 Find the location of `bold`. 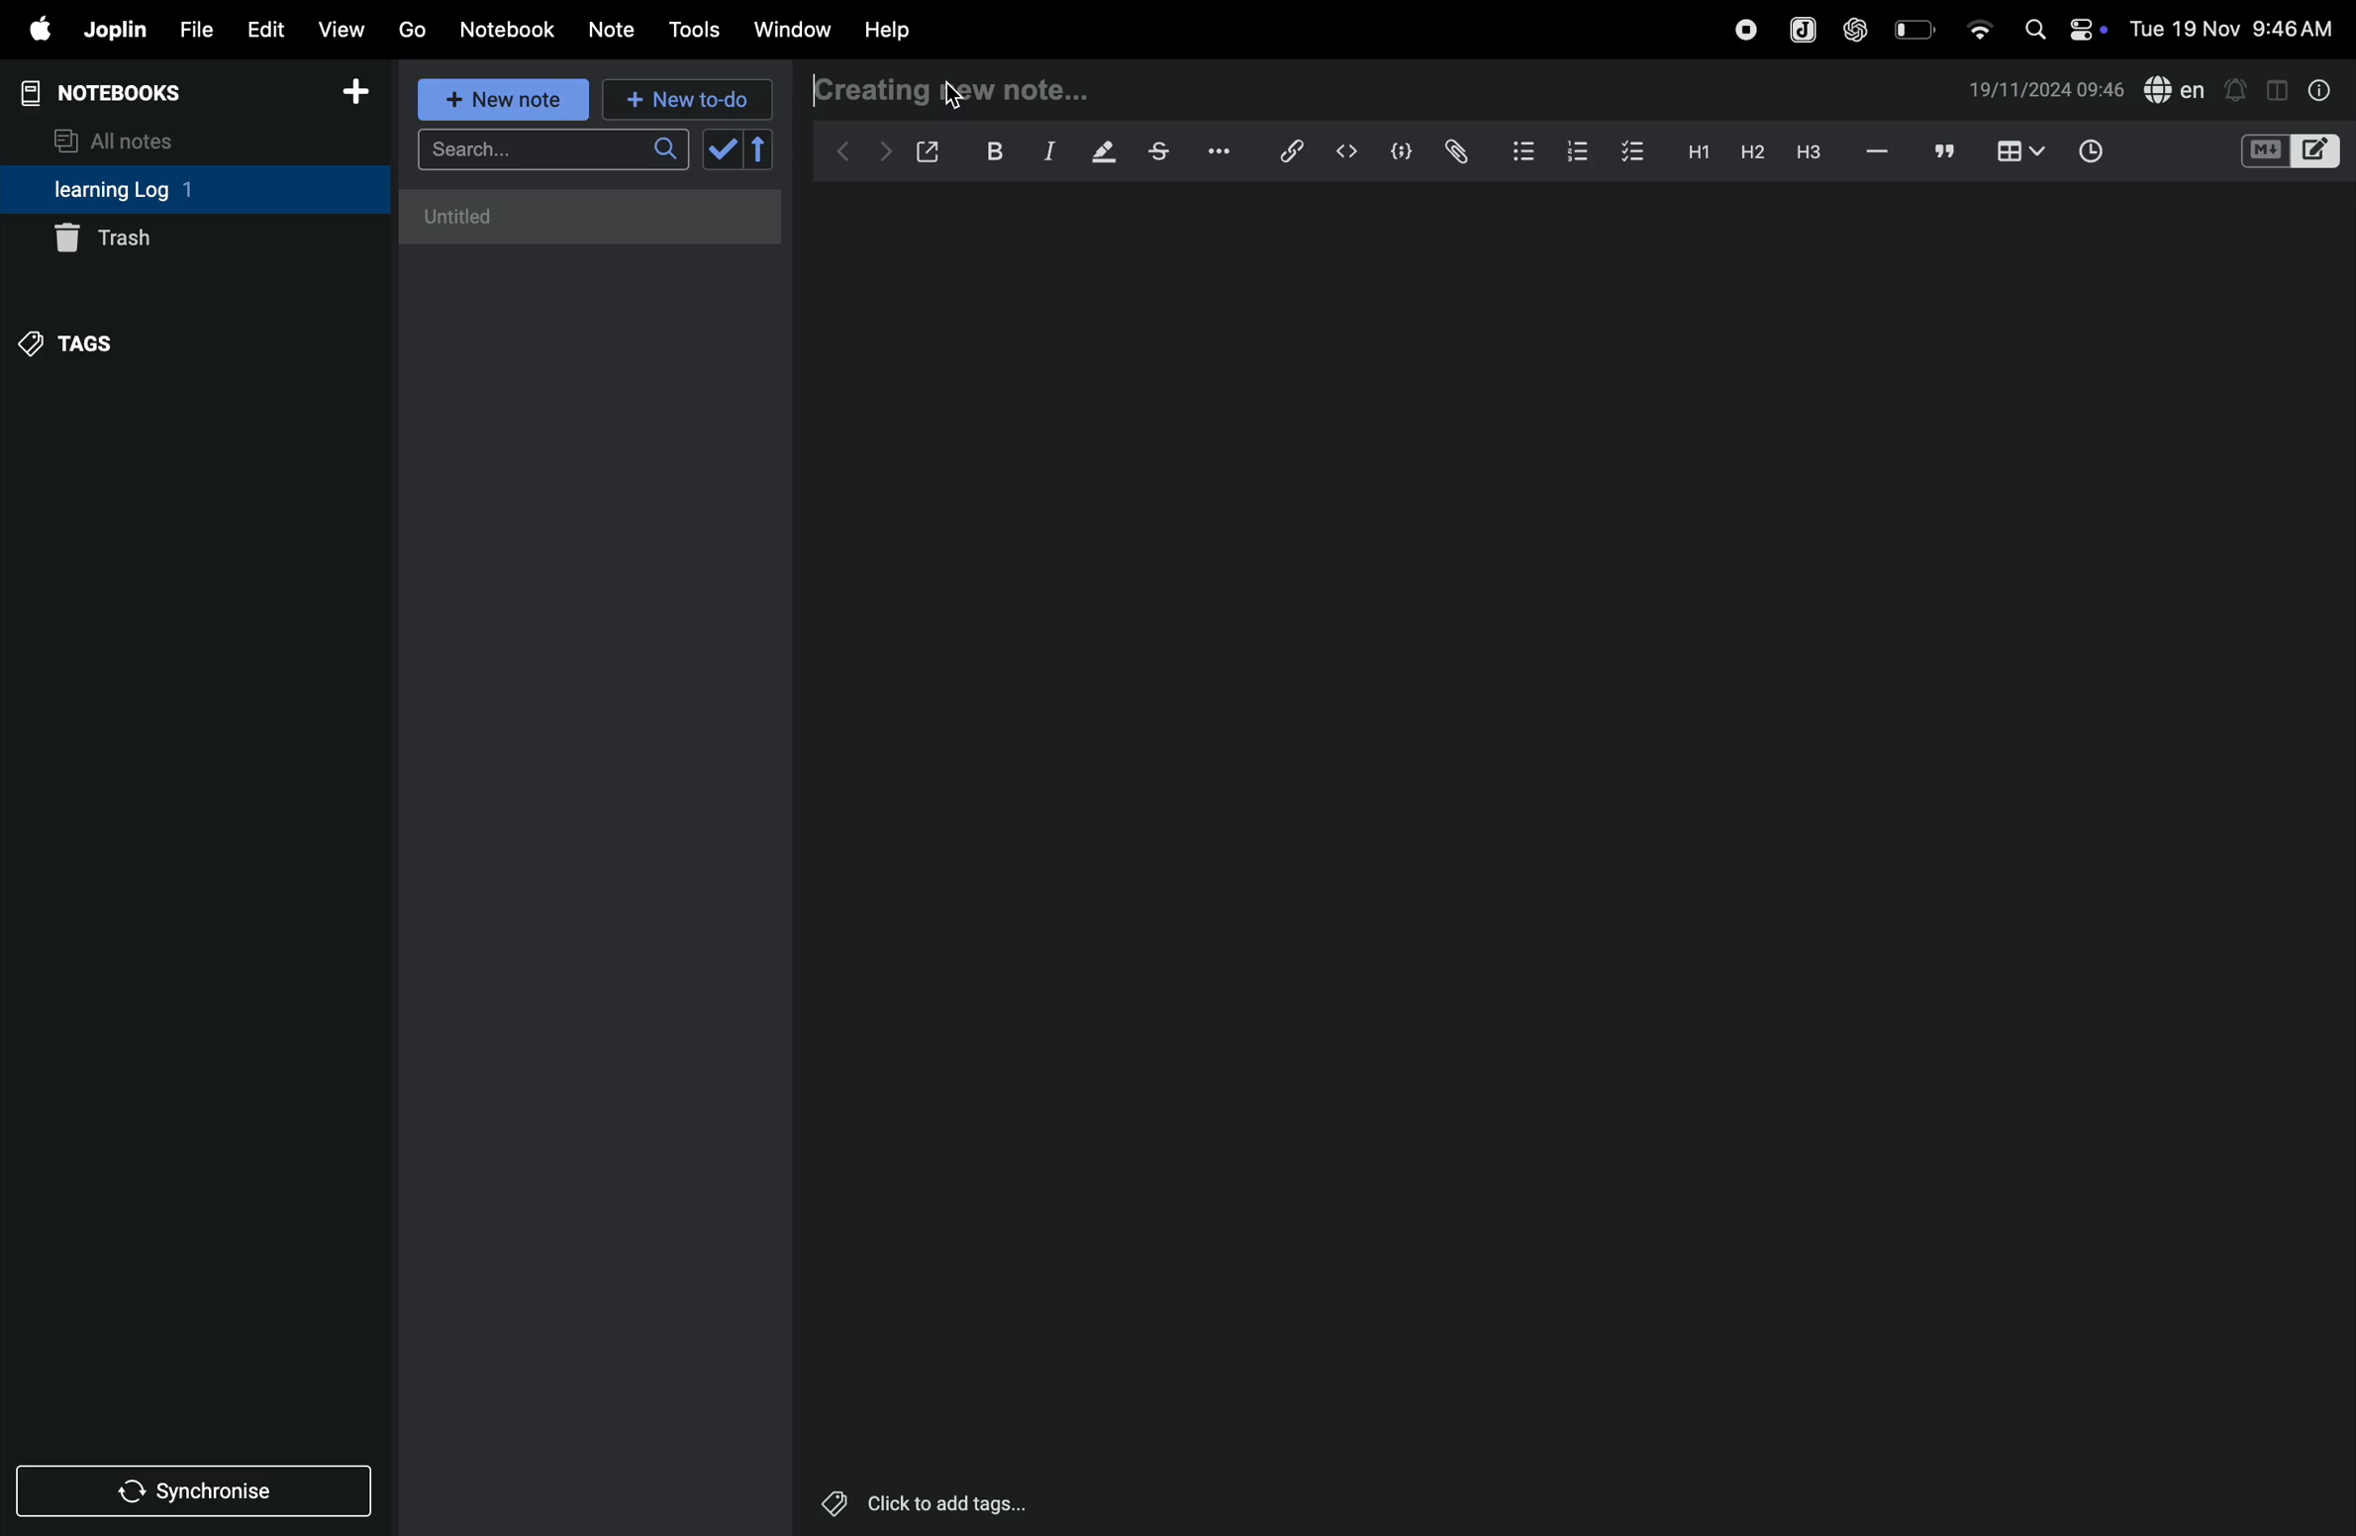

bold is located at coordinates (990, 151).